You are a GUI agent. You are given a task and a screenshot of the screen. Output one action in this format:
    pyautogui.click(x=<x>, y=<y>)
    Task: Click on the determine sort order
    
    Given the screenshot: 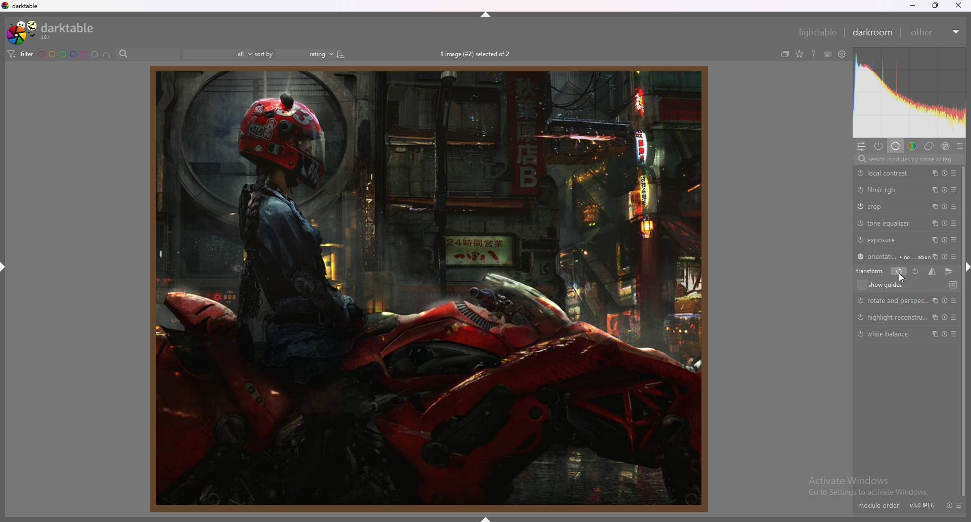 What is the action you would take?
    pyautogui.click(x=295, y=54)
    